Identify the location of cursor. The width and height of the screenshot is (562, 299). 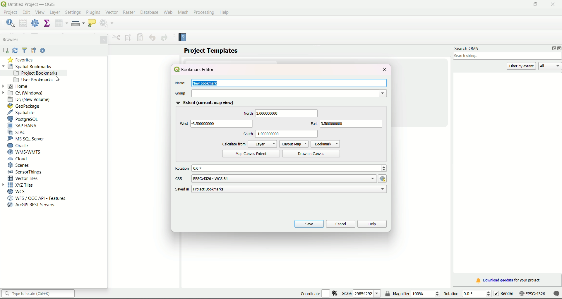
(59, 80).